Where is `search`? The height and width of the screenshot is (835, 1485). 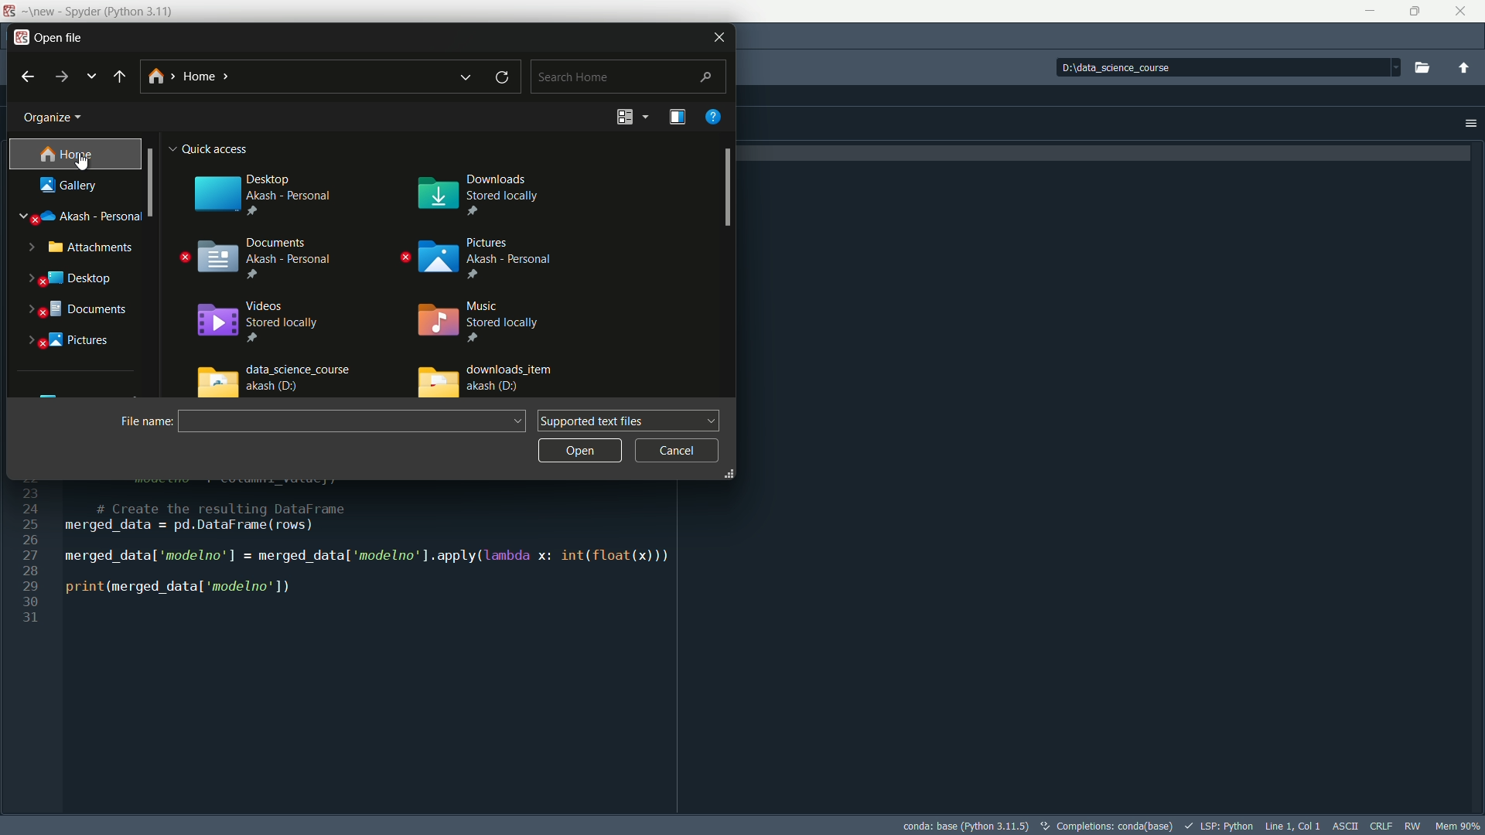 search is located at coordinates (626, 77).